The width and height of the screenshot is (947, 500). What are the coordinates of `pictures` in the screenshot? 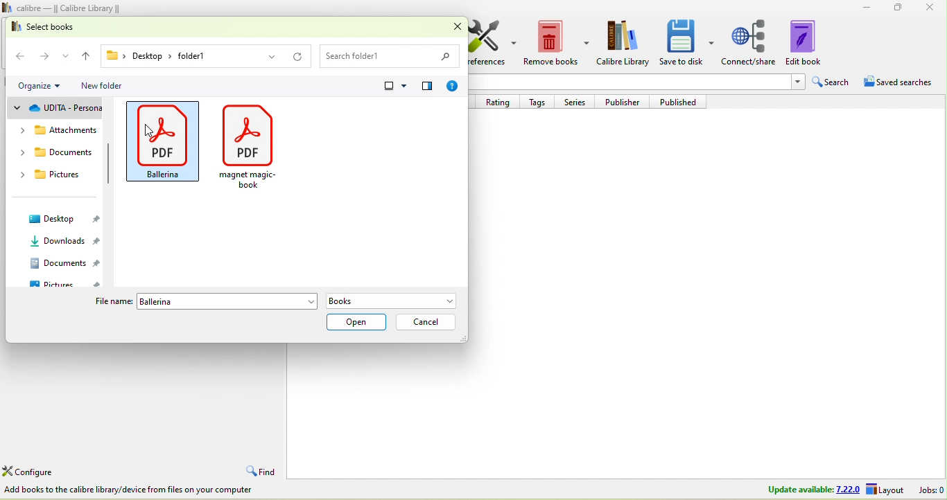 It's located at (63, 285).